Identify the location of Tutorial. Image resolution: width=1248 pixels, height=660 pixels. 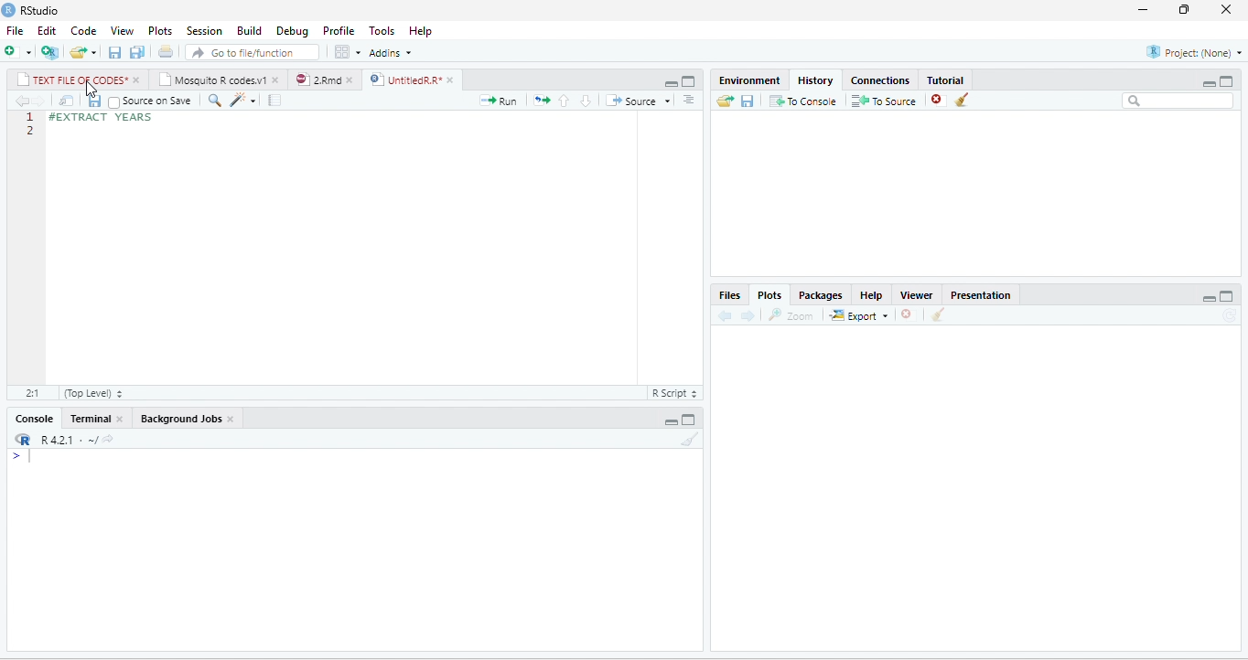
(946, 80).